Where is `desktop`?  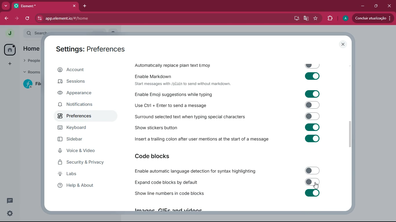
desktop is located at coordinates (296, 18).